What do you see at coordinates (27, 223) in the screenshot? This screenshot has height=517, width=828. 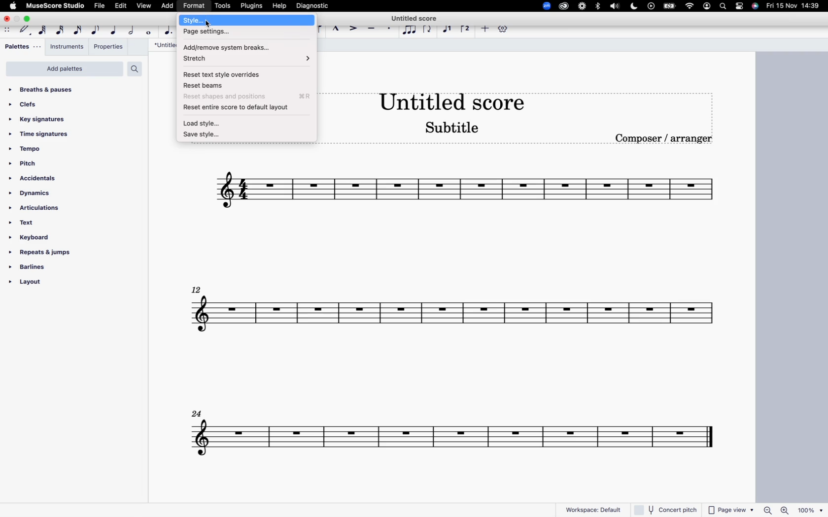 I see `text` at bounding box center [27, 223].